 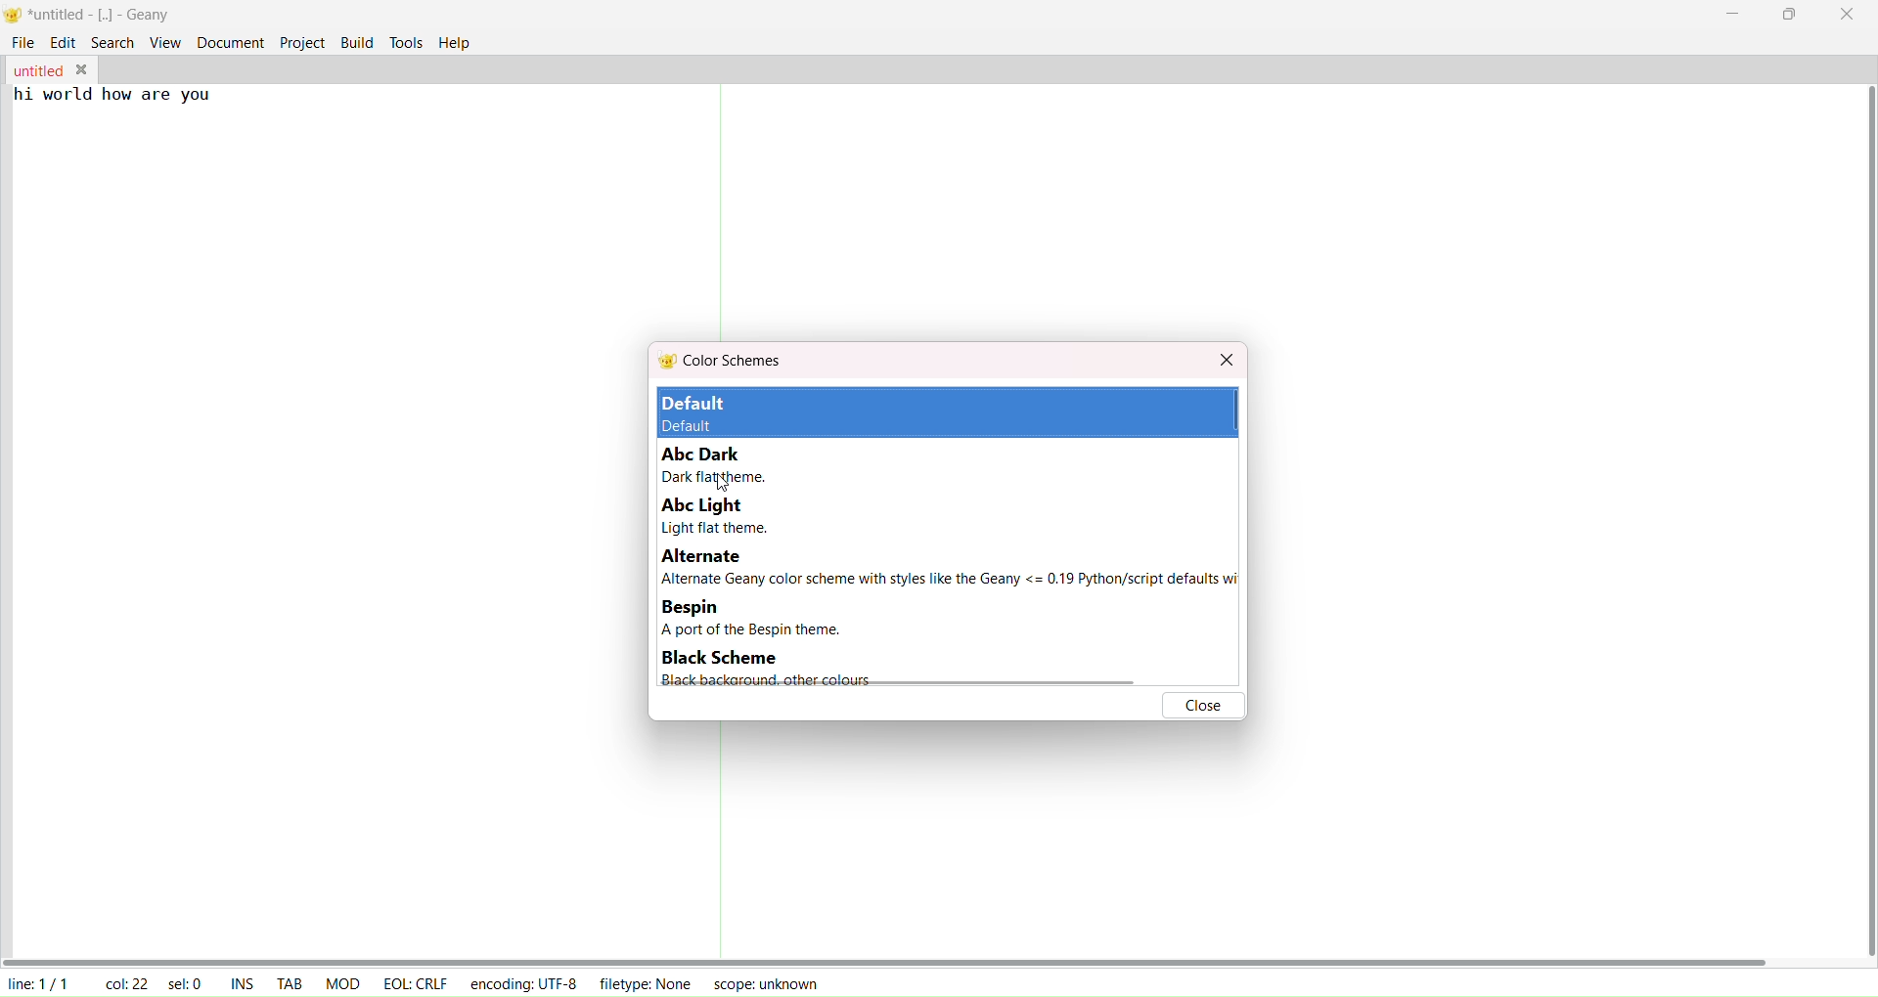 What do you see at coordinates (19, 43) in the screenshot?
I see `file` at bounding box center [19, 43].